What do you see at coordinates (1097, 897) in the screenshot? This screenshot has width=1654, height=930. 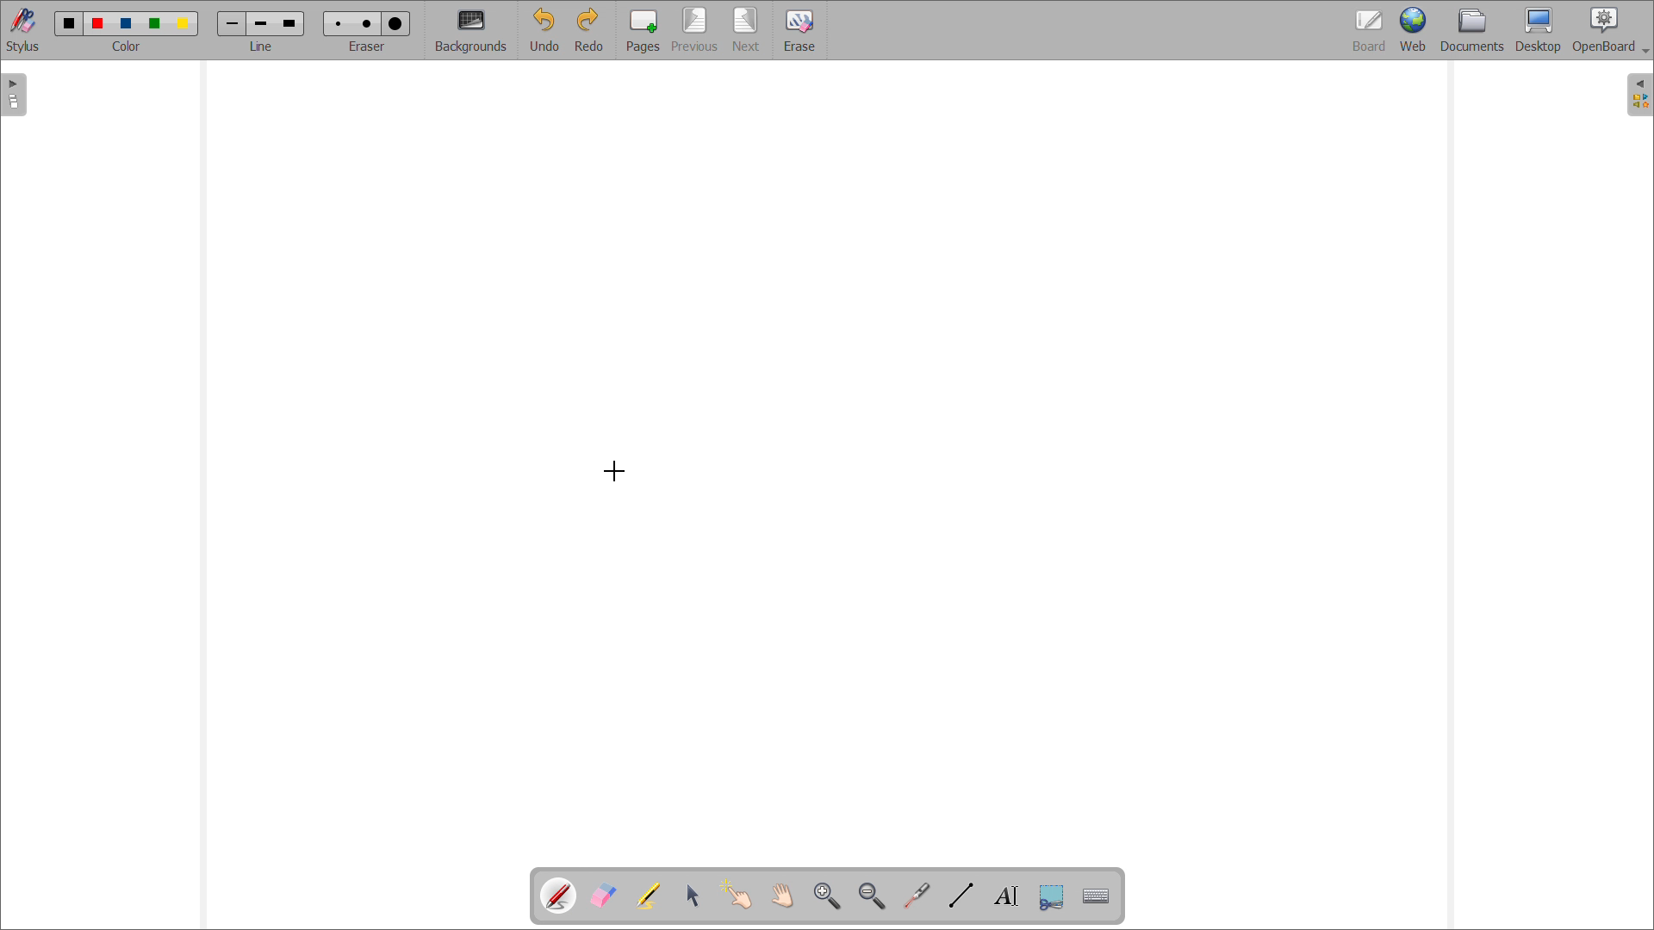 I see `virtual keyboard` at bounding box center [1097, 897].